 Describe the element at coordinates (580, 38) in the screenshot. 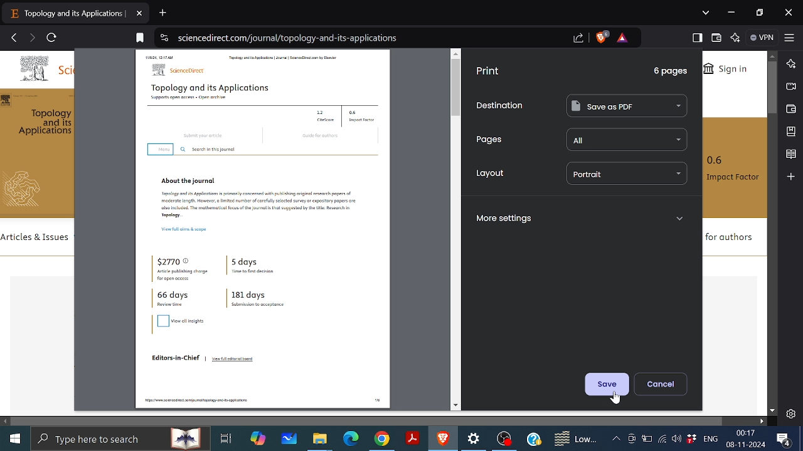

I see `share this page` at that location.